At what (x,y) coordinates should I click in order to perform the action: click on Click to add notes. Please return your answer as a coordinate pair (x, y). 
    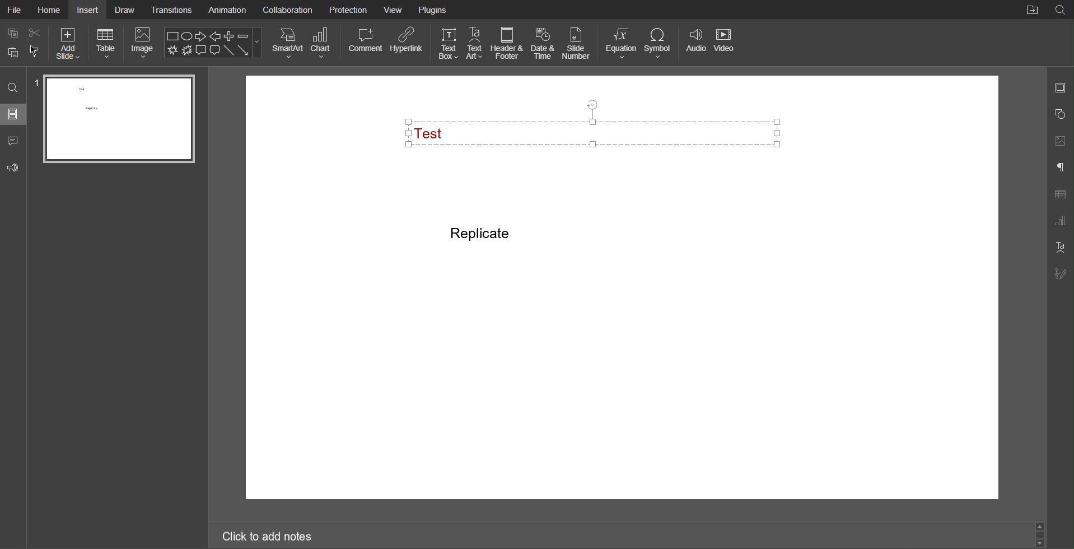
    Looking at the image, I should click on (268, 537).